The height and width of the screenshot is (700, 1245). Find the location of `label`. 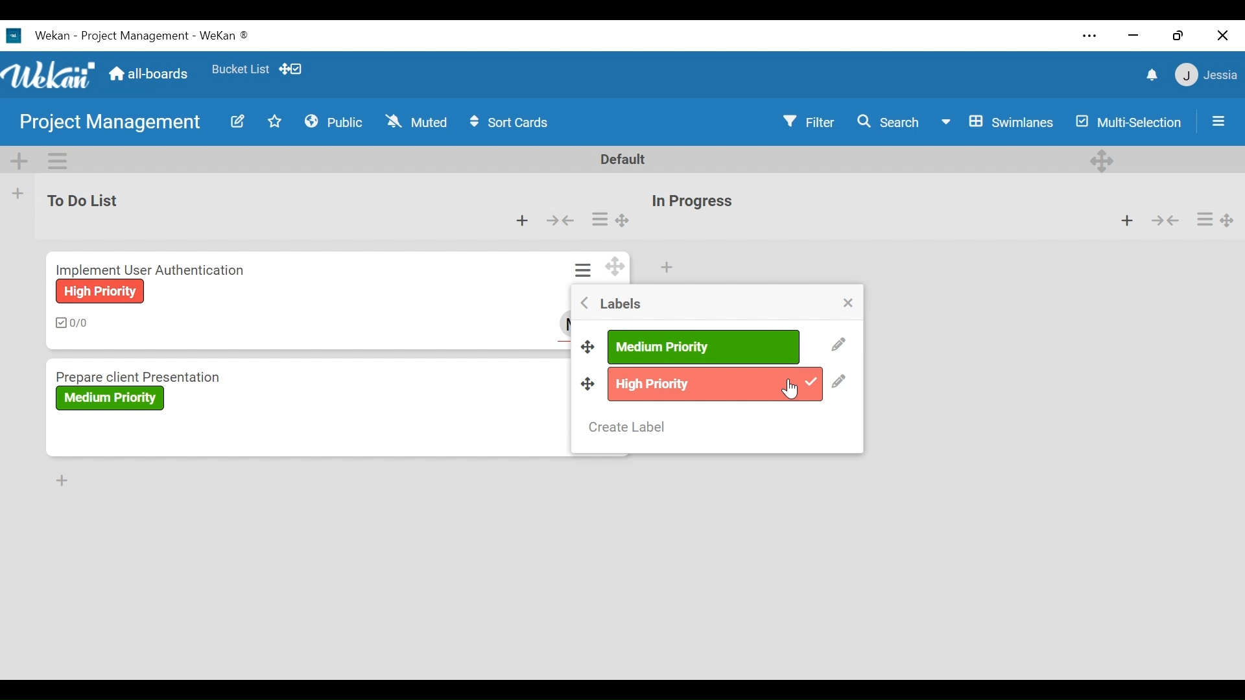

label is located at coordinates (715, 383).